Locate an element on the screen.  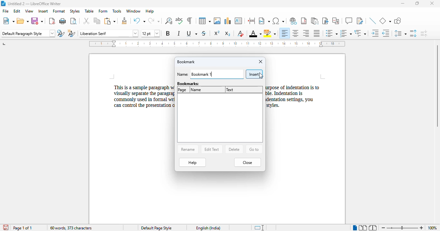
insert special characters is located at coordinates (278, 21).